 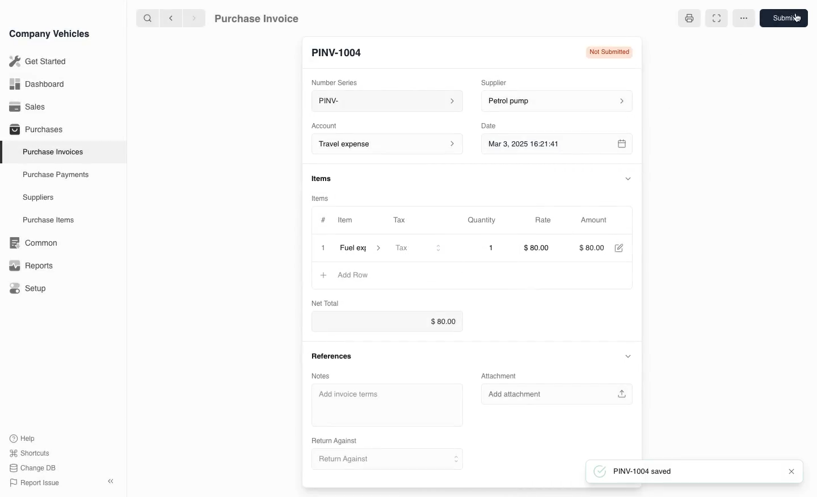 What do you see at coordinates (170, 18) in the screenshot?
I see `previous` at bounding box center [170, 18].